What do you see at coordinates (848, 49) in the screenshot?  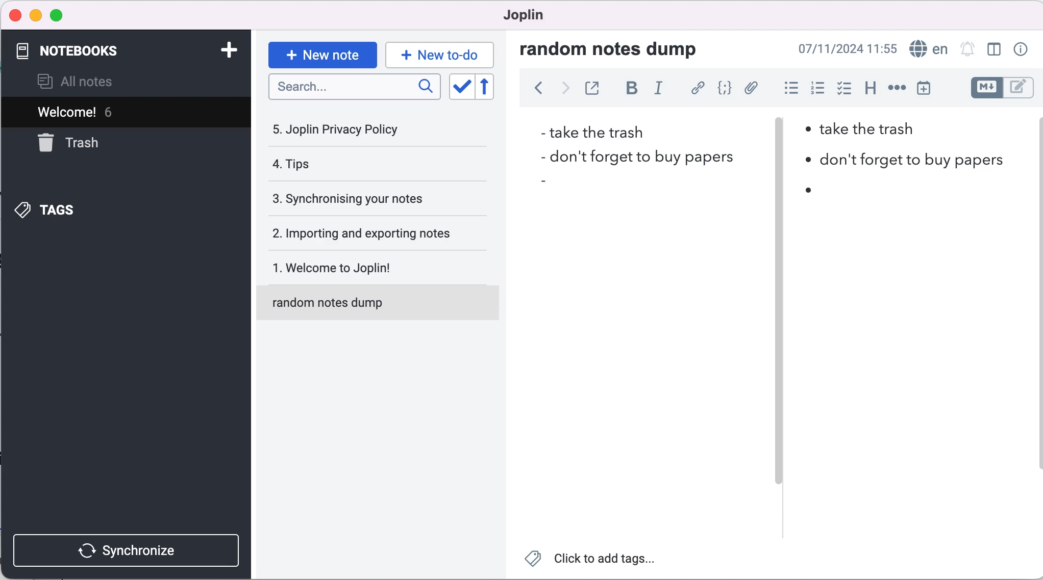 I see `07/11/2024 09:03` at bounding box center [848, 49].